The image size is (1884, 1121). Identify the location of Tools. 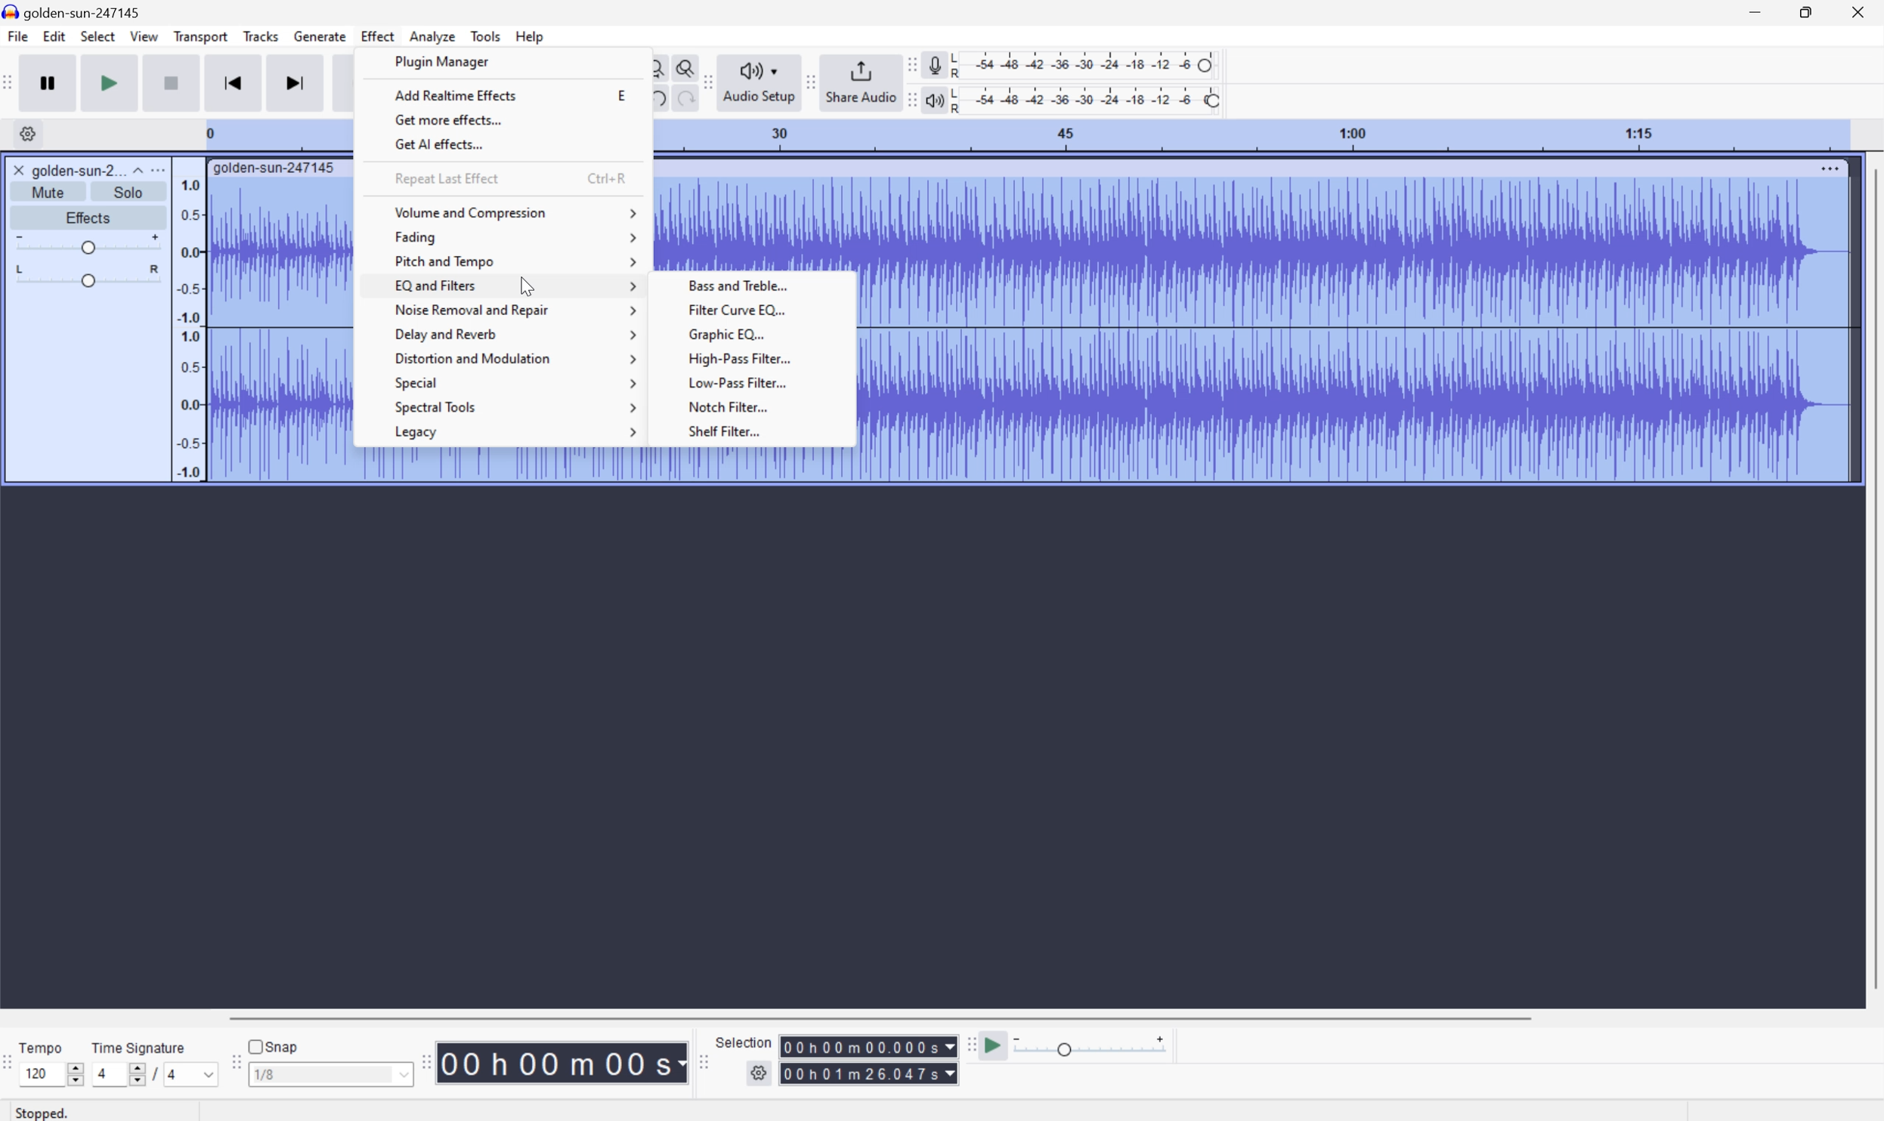
(485, 36).